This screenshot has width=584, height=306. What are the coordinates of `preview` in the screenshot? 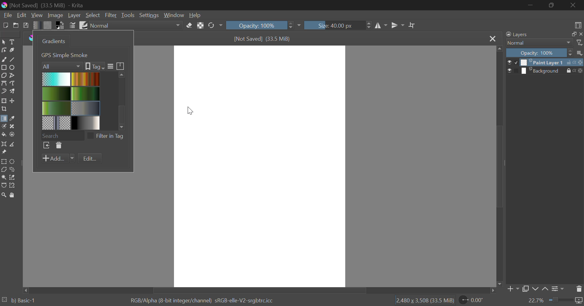 It's located at (512, 62).